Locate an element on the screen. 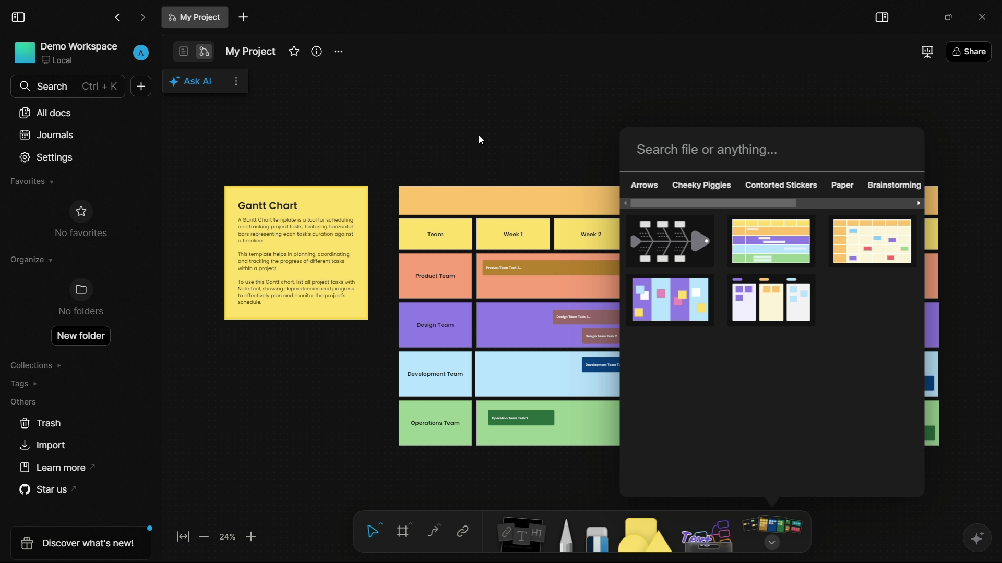 The width and height of the screenshot is (1002, 563). maximize or restore is located at coordinates (947, 16).